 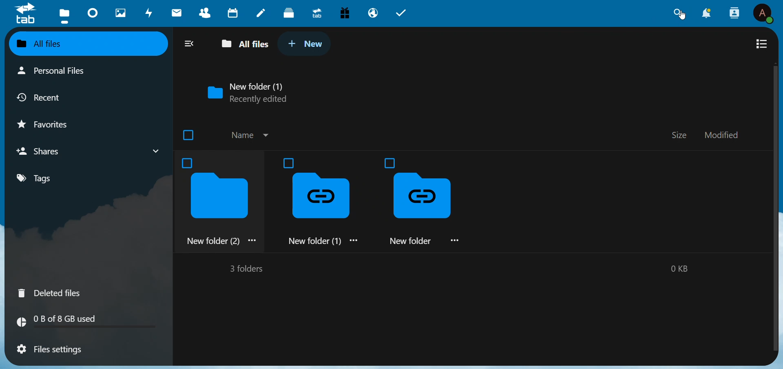 What do you see at coordinates (685, 20) in the screenshot?
I see `cursor` at bounding box center [685, 20].